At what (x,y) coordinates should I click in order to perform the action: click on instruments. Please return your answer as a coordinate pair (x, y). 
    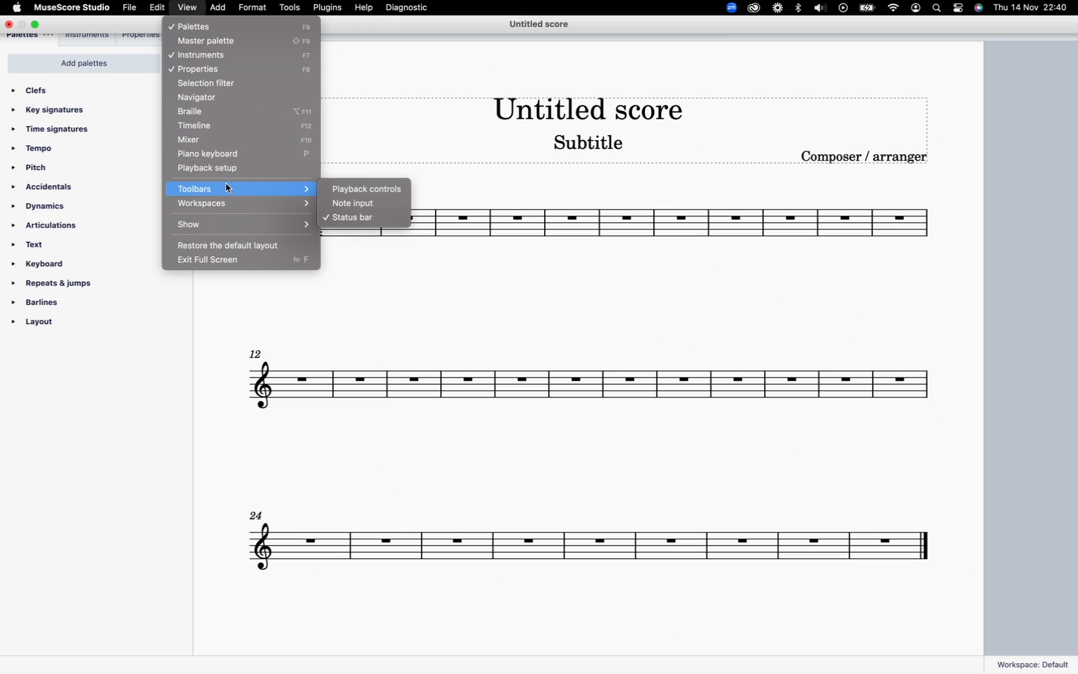
    Looking at the image, I should click on (90, 37).